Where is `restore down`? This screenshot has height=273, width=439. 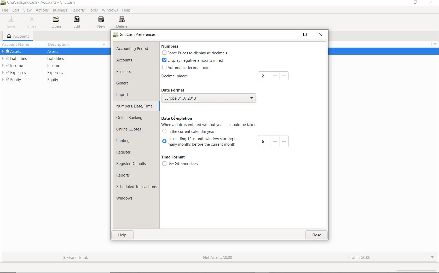
restore down is located at coordinates (306, 36).